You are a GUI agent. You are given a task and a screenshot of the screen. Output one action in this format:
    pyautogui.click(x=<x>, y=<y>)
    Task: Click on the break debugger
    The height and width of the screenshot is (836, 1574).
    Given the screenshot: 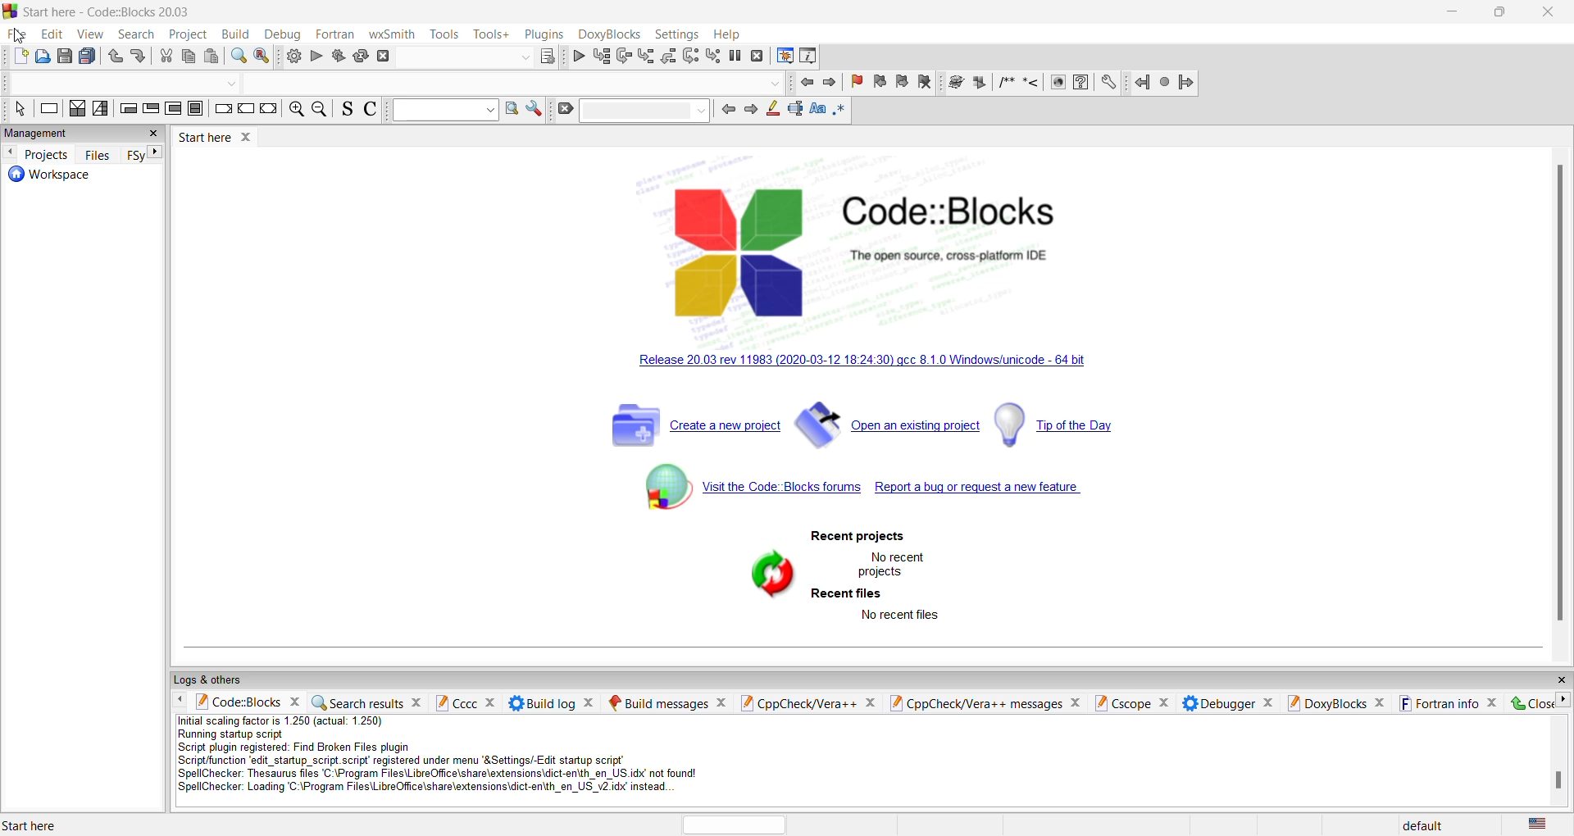 What is the action you would take?
    pyautogui.click(x=736, y=55)
    